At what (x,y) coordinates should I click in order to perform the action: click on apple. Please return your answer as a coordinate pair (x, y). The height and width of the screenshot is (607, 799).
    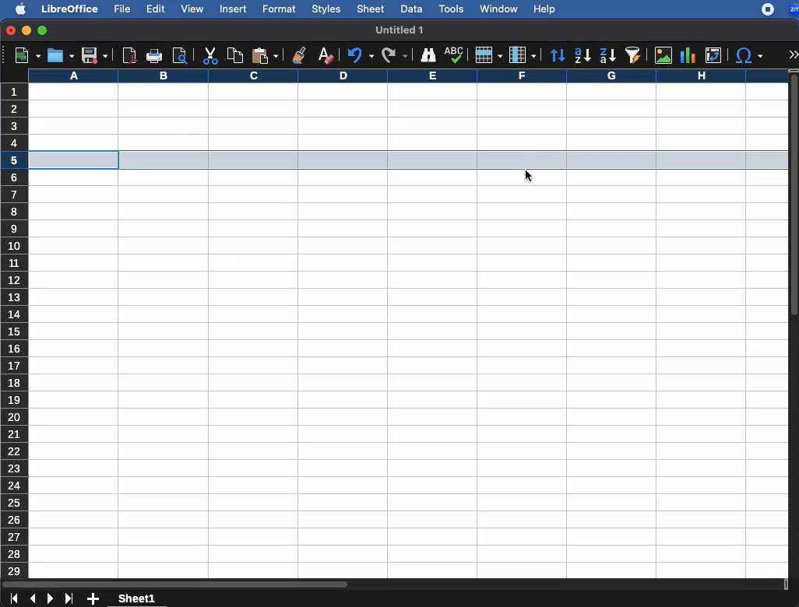
    Looking at the image, I should click on (19, 9).